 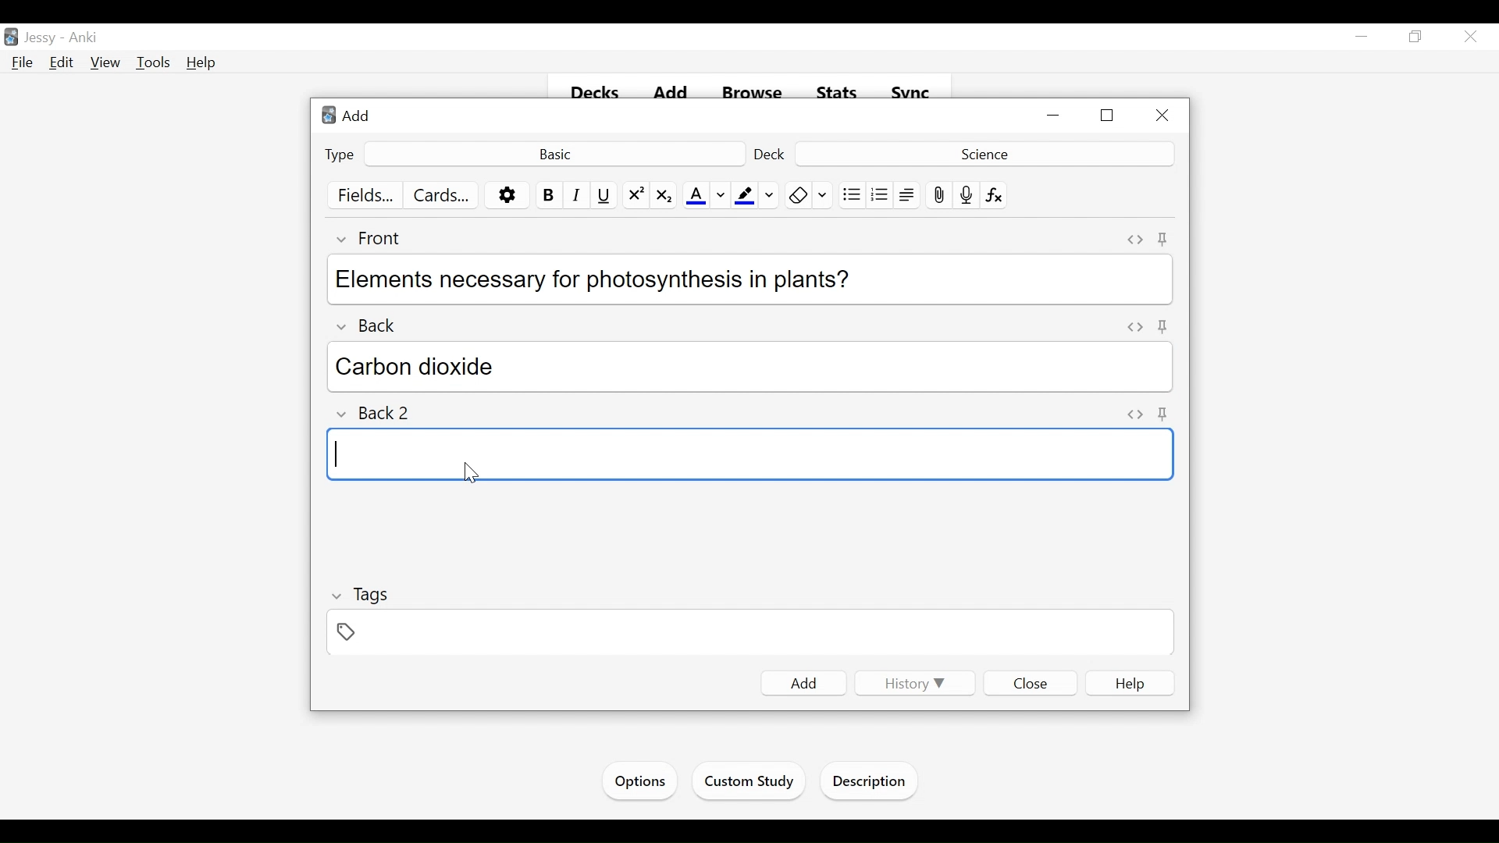 What do you see at coordinates (663, 196) in the screenshot?
I see `Subscript` at bounding box center [663, 196].